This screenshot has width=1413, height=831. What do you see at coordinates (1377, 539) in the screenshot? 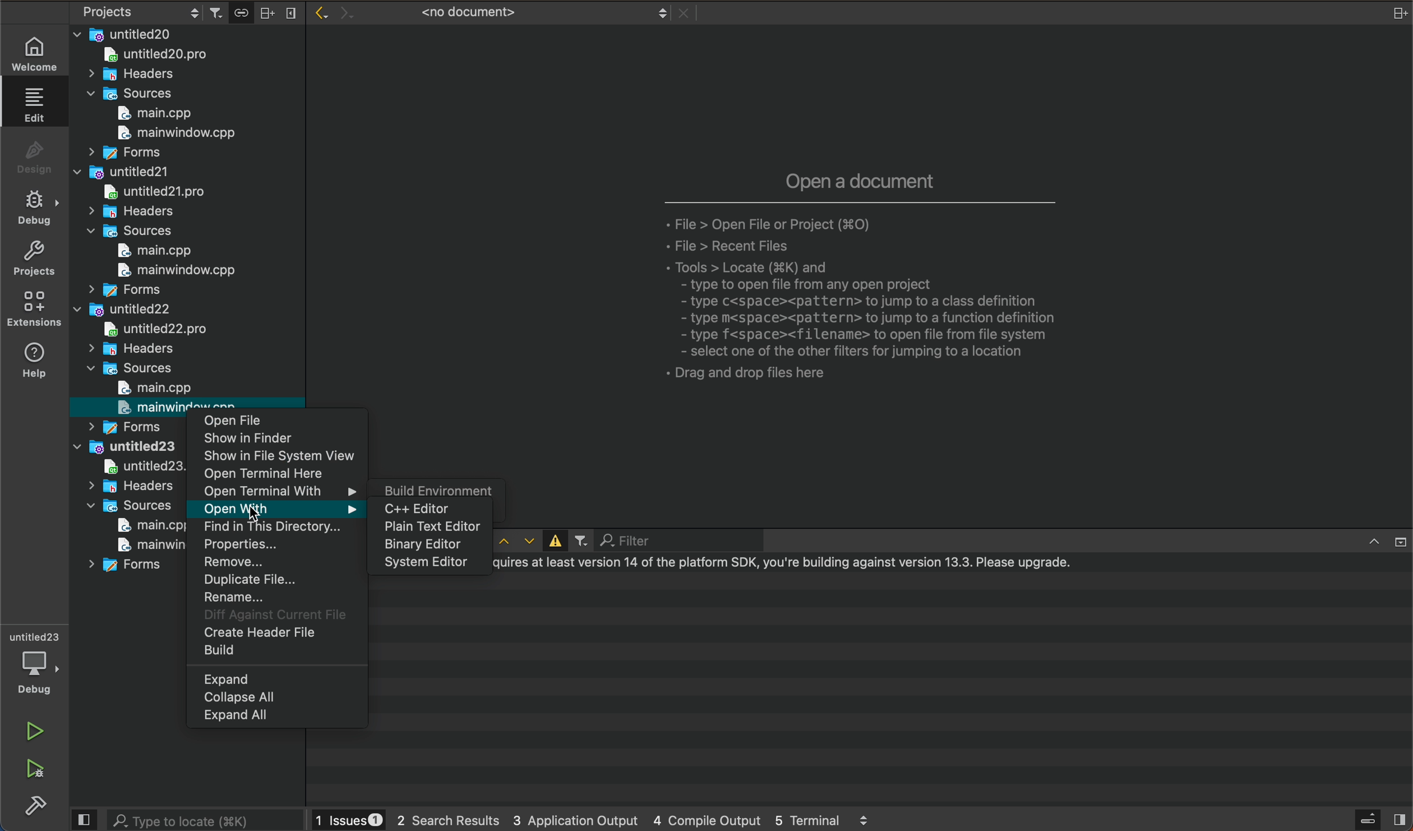
I see `close bar` at bounding box center [1377, 539].